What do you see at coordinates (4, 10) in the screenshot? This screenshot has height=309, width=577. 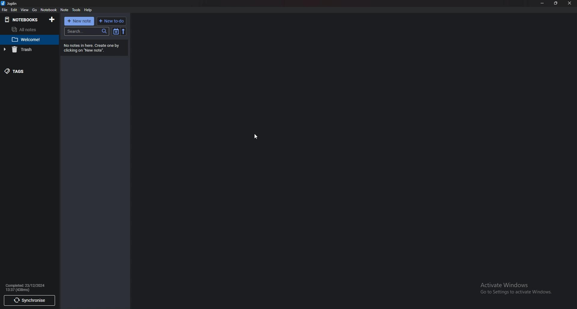 I see `file` at bounding box center [4, 10].